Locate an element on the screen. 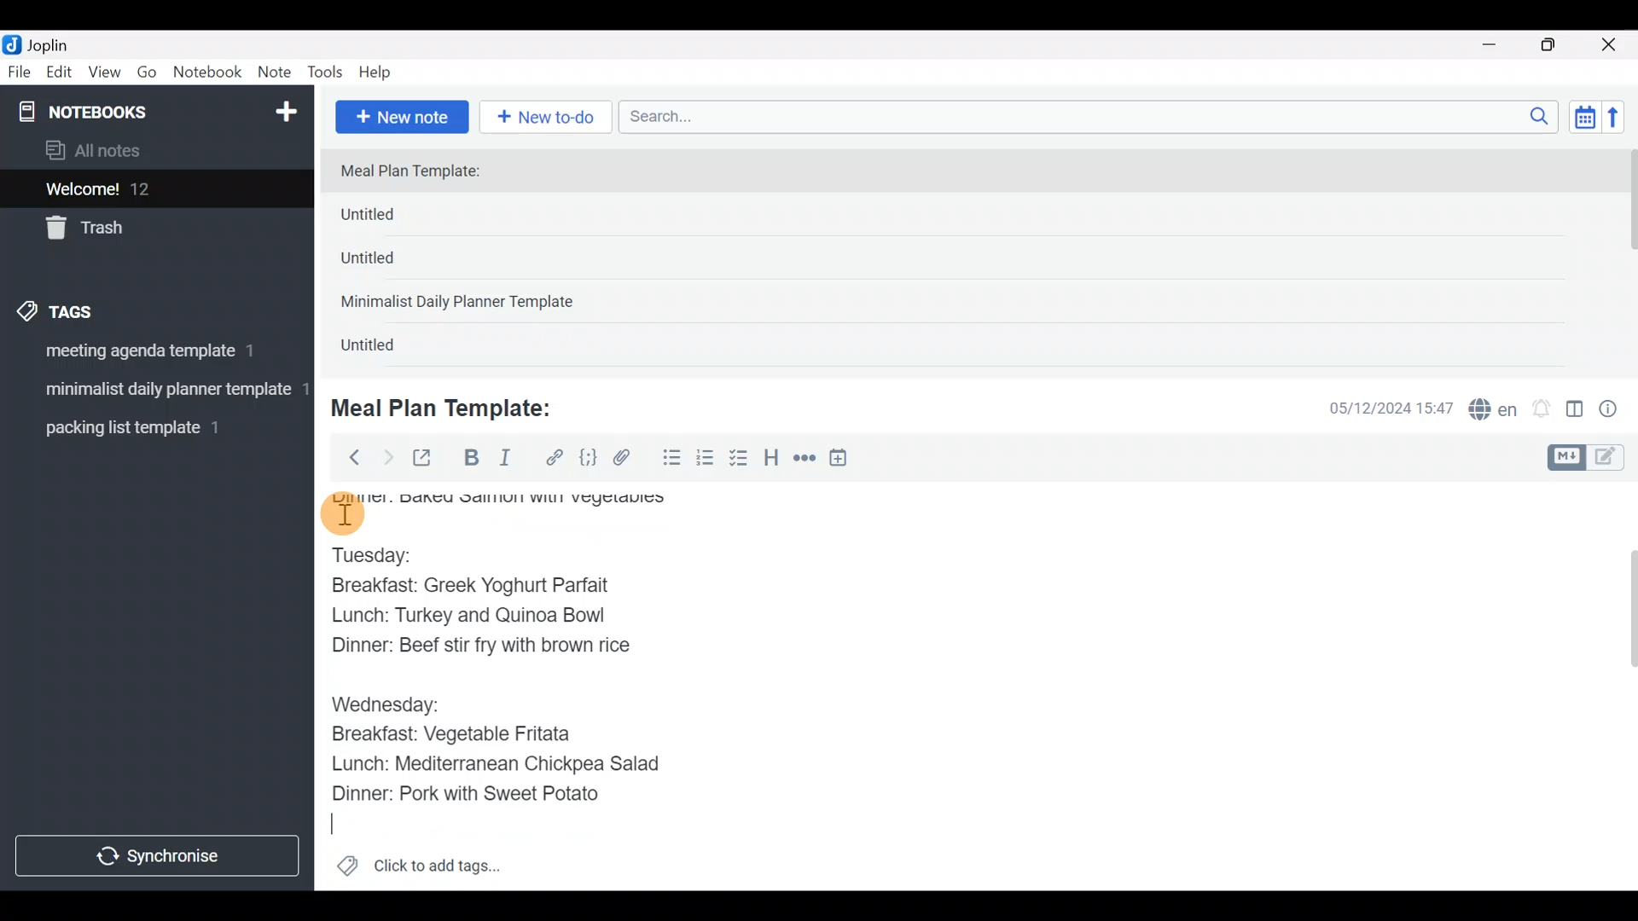 The height and width of the screenshot is (921, 1638). Tag 3 is located at coordinates (151, 427).